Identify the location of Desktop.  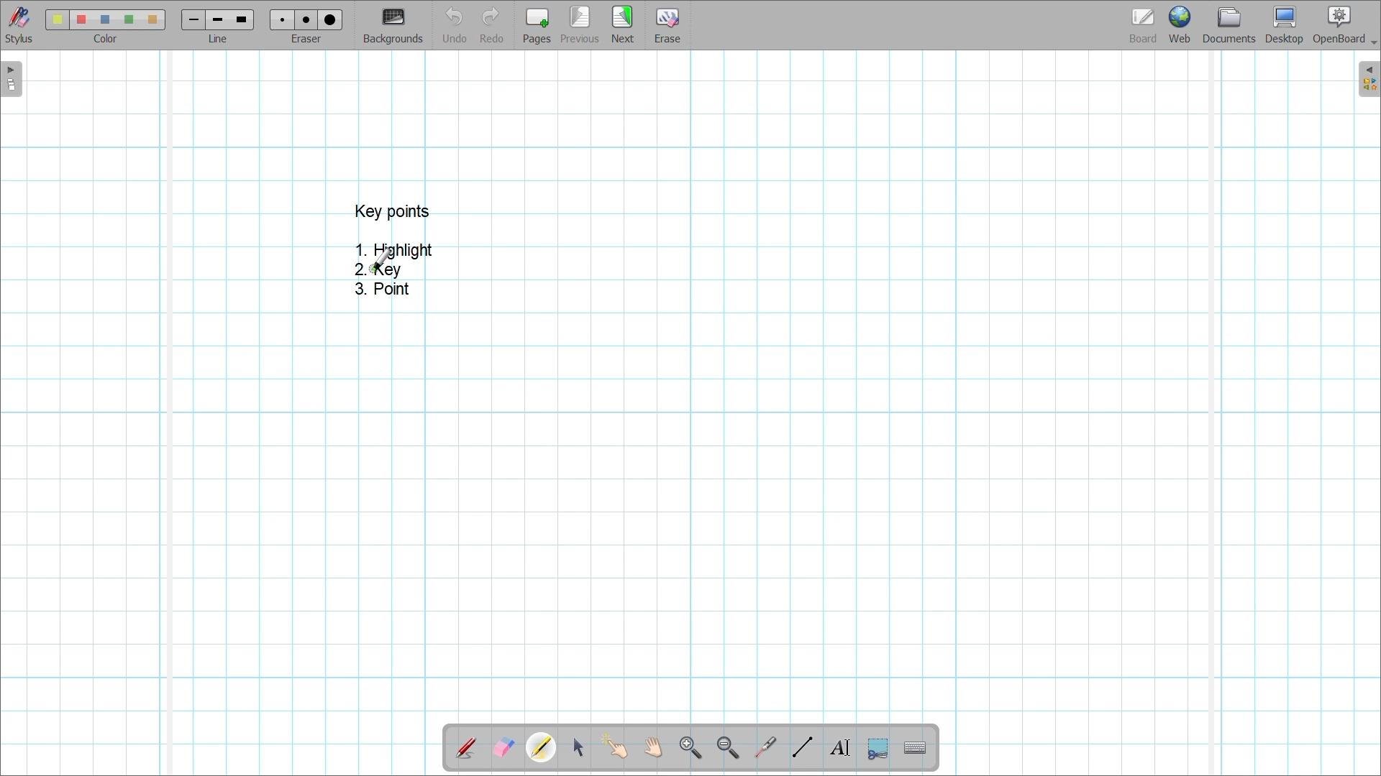
(1285, 25).